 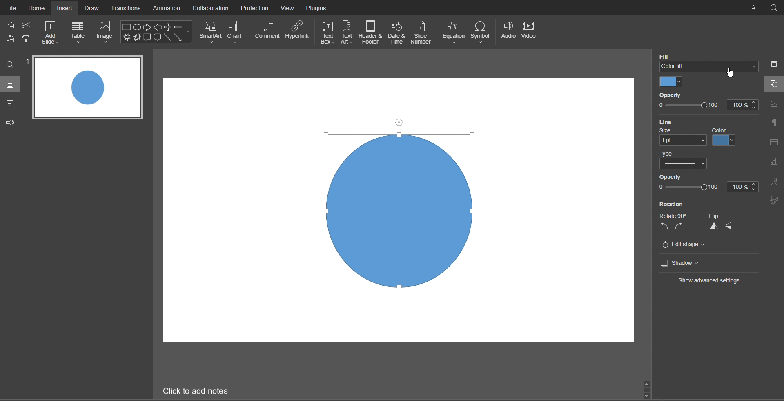 What do you see at coordinates (482, 33) in the screenshot?
I see `Symbol` at bounding box center [482, 33].